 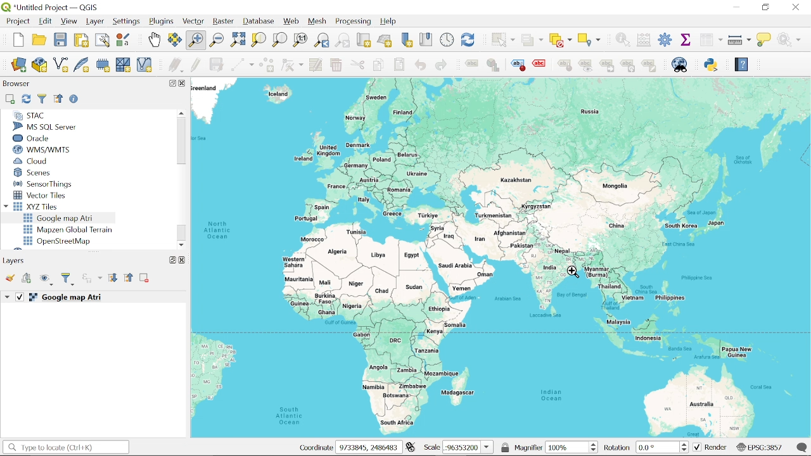 What do you see at coordinates (796, 8) in the screenshot?
I see `Close` at bounding box center [796, 8].